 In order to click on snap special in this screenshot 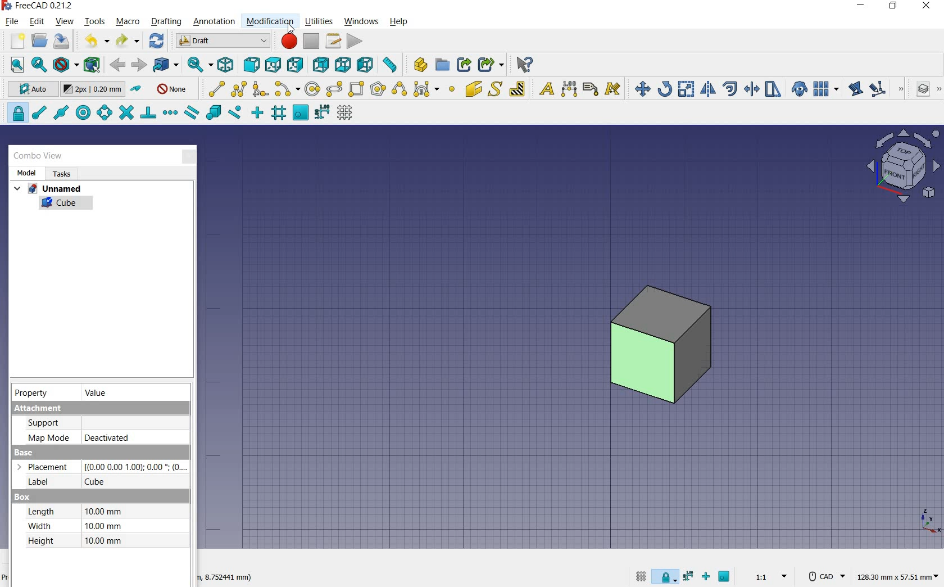, I will do `click(214, 112)`.